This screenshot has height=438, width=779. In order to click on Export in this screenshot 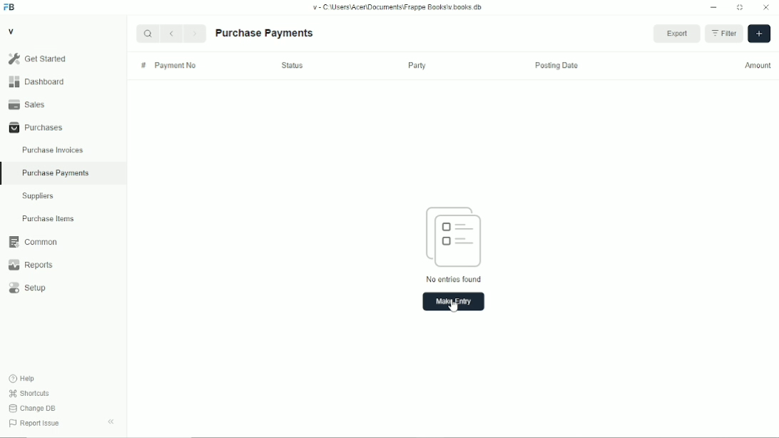, I will do `click(677, 34)`.